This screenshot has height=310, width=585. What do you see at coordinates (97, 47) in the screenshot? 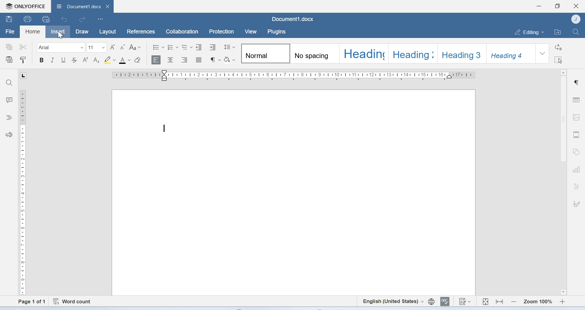
I see `Font size` at bounding box center [97, 47].